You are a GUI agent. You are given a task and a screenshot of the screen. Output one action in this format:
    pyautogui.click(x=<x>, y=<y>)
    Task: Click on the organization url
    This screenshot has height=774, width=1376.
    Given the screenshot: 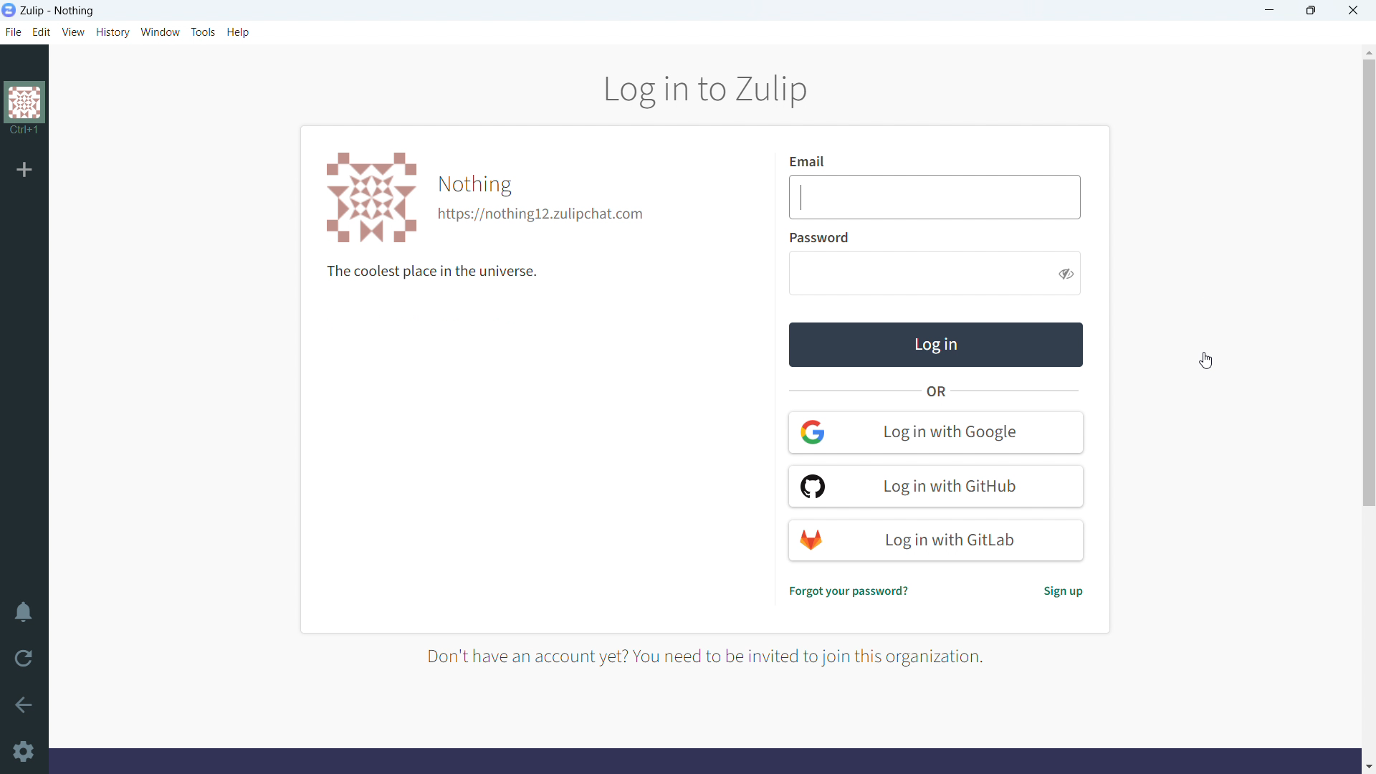 What is the action you would take?
    pyautogui.click(x=542, y=215)
    